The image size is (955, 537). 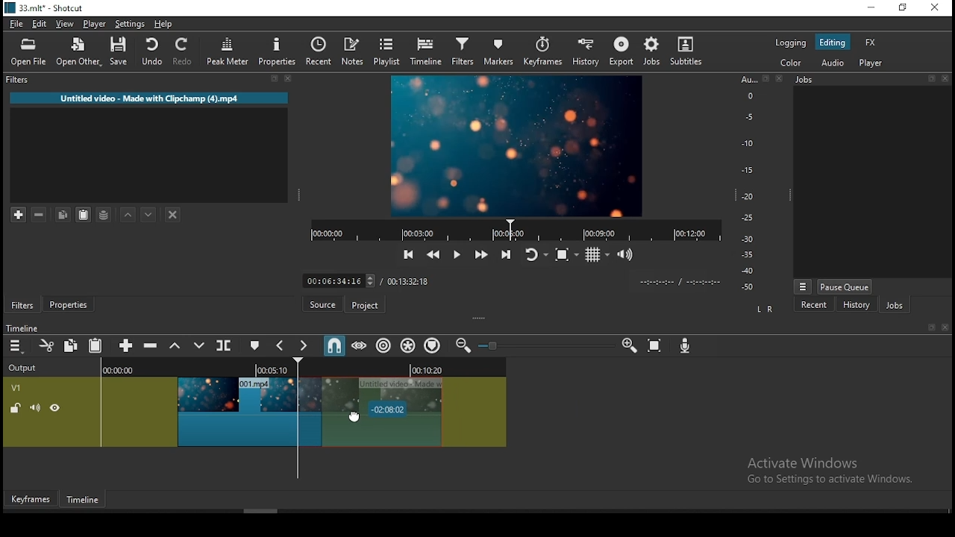 I want to click on save filter sets, so click(x=107, y=213).